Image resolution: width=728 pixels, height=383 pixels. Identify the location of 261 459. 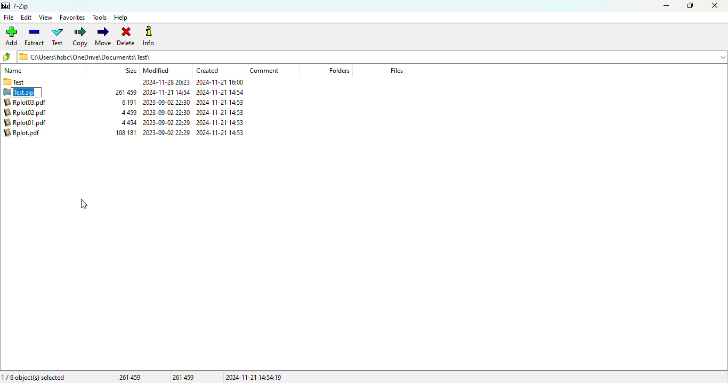
(184, 377).